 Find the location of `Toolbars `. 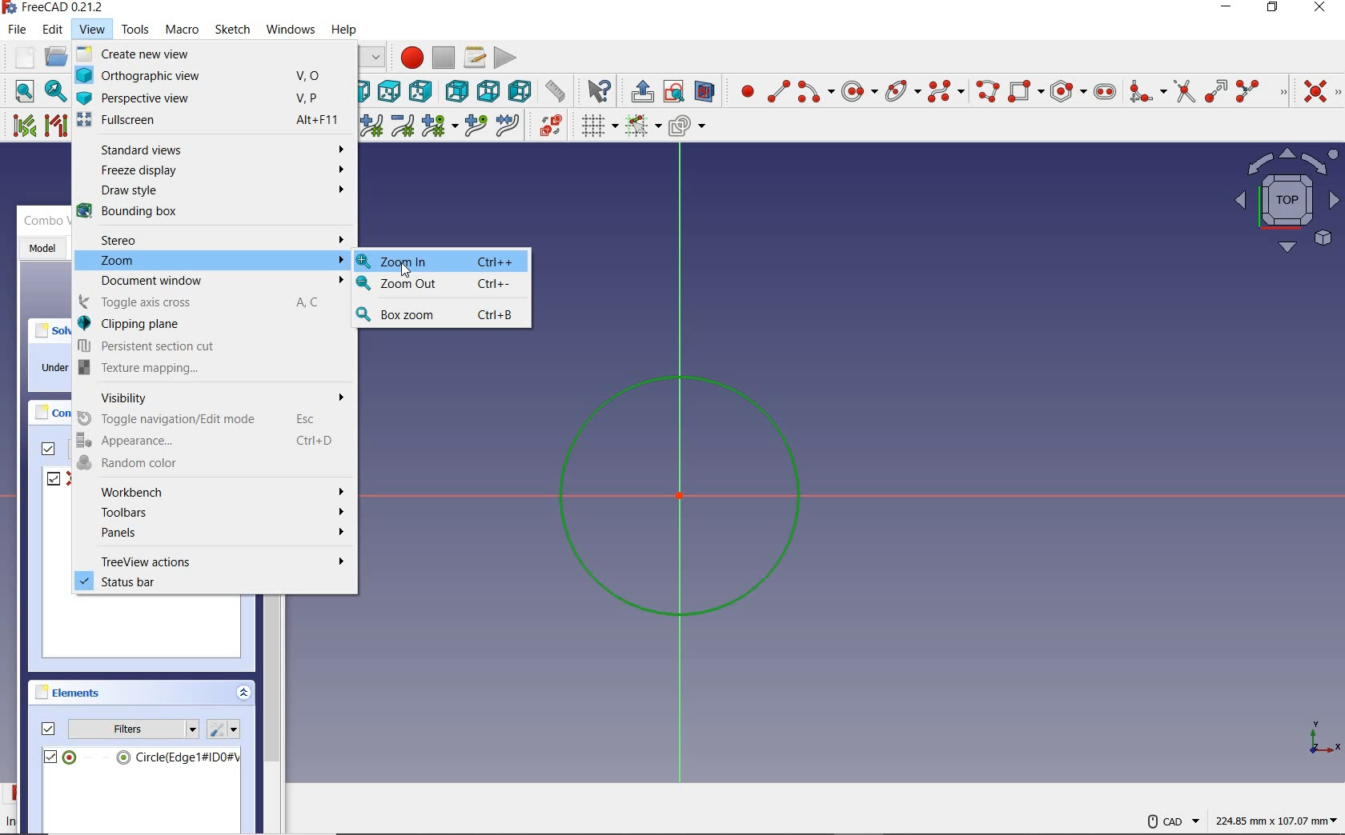

Toolbars  is located at coordinates (215, 513).